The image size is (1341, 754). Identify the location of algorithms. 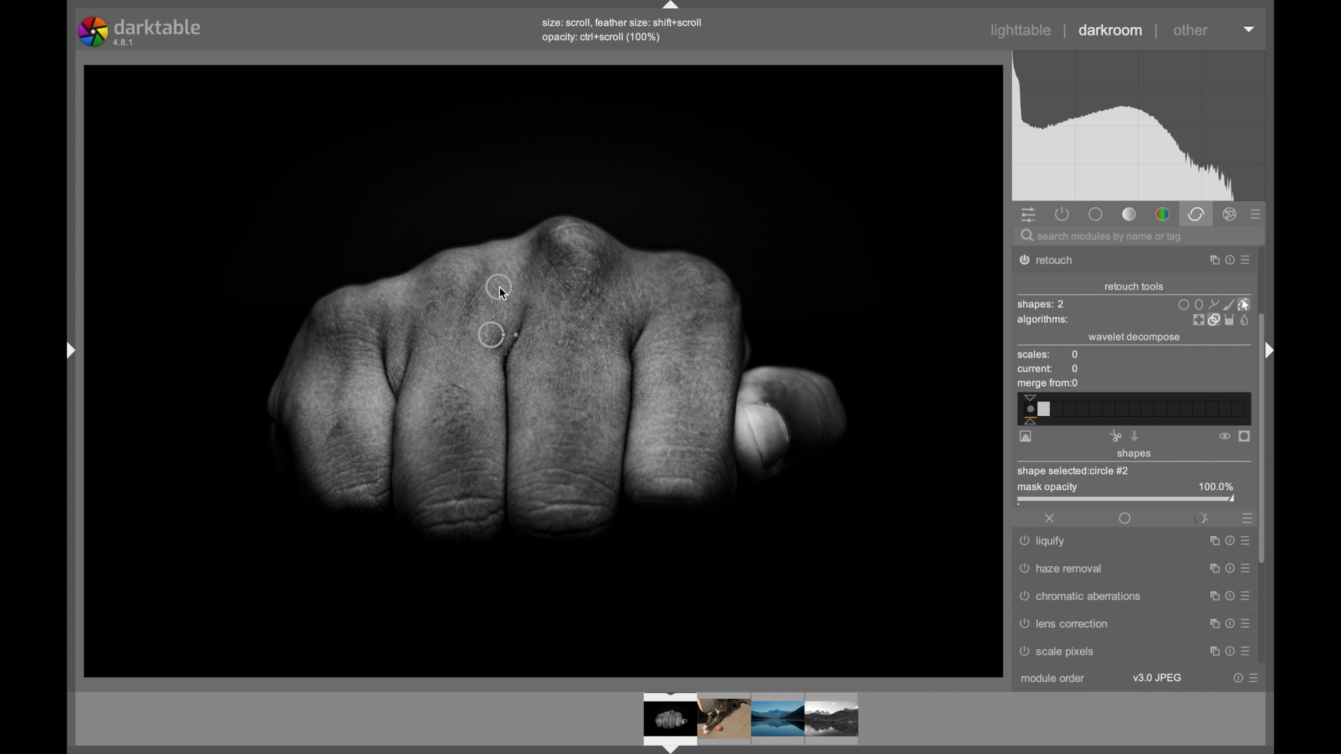
(1044, 321).